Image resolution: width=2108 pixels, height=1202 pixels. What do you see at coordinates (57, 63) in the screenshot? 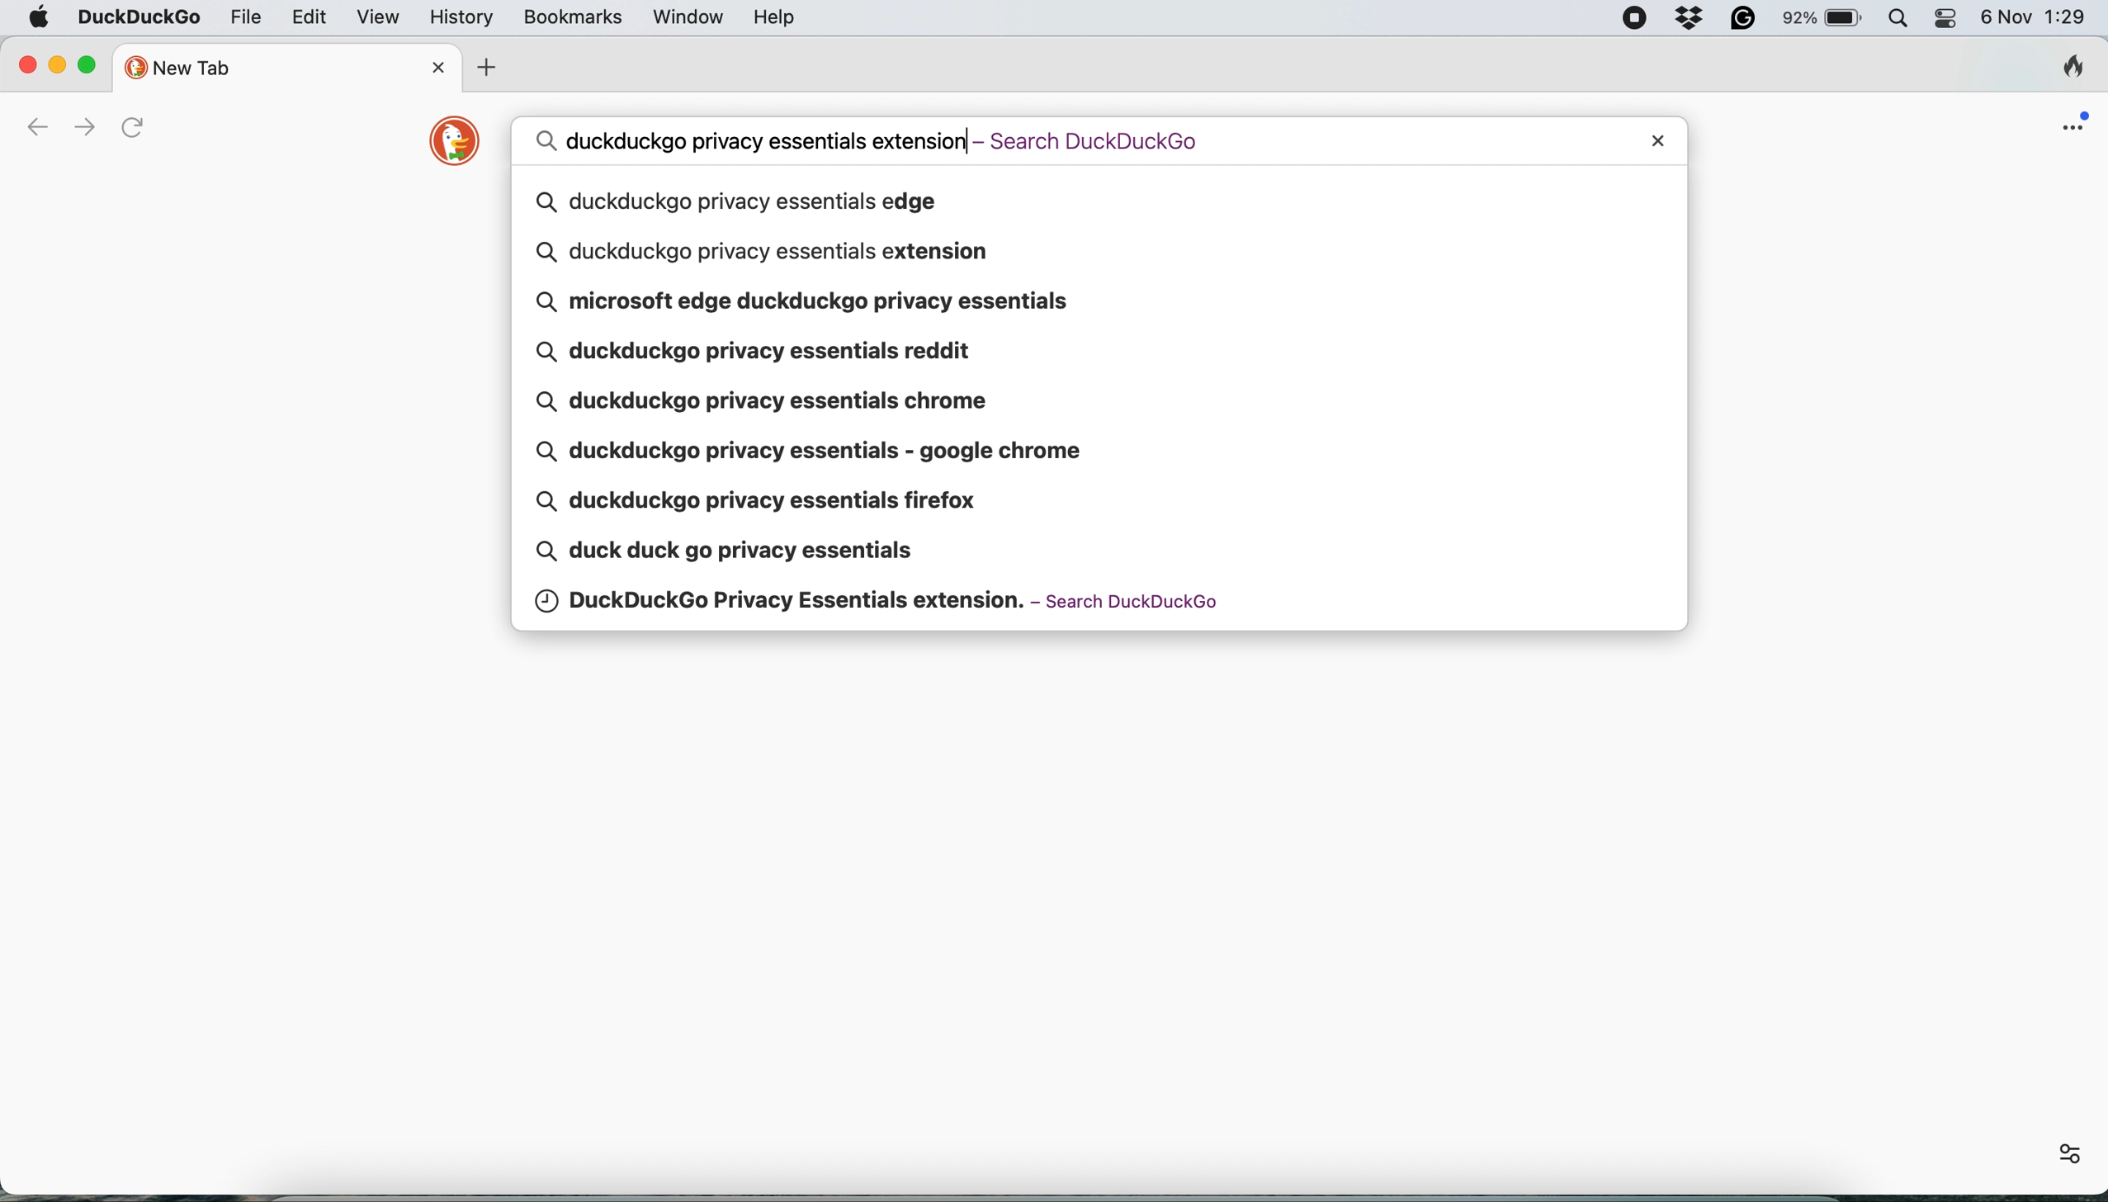
I see `minimise` at bounding box center [57, 63].